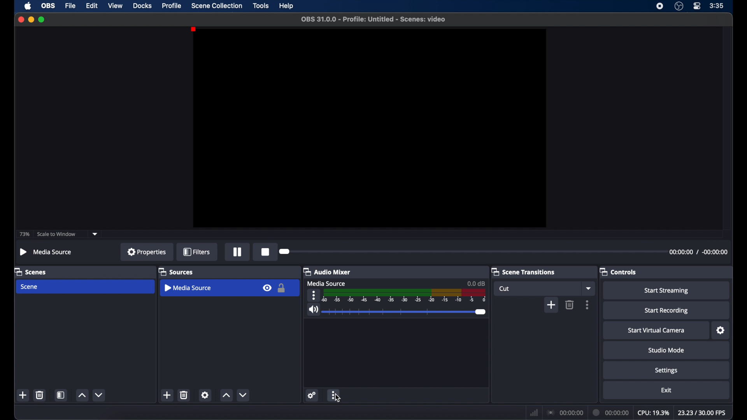 This screenshot has width=747, height=420. I want to click on media source, so click(326, 283).